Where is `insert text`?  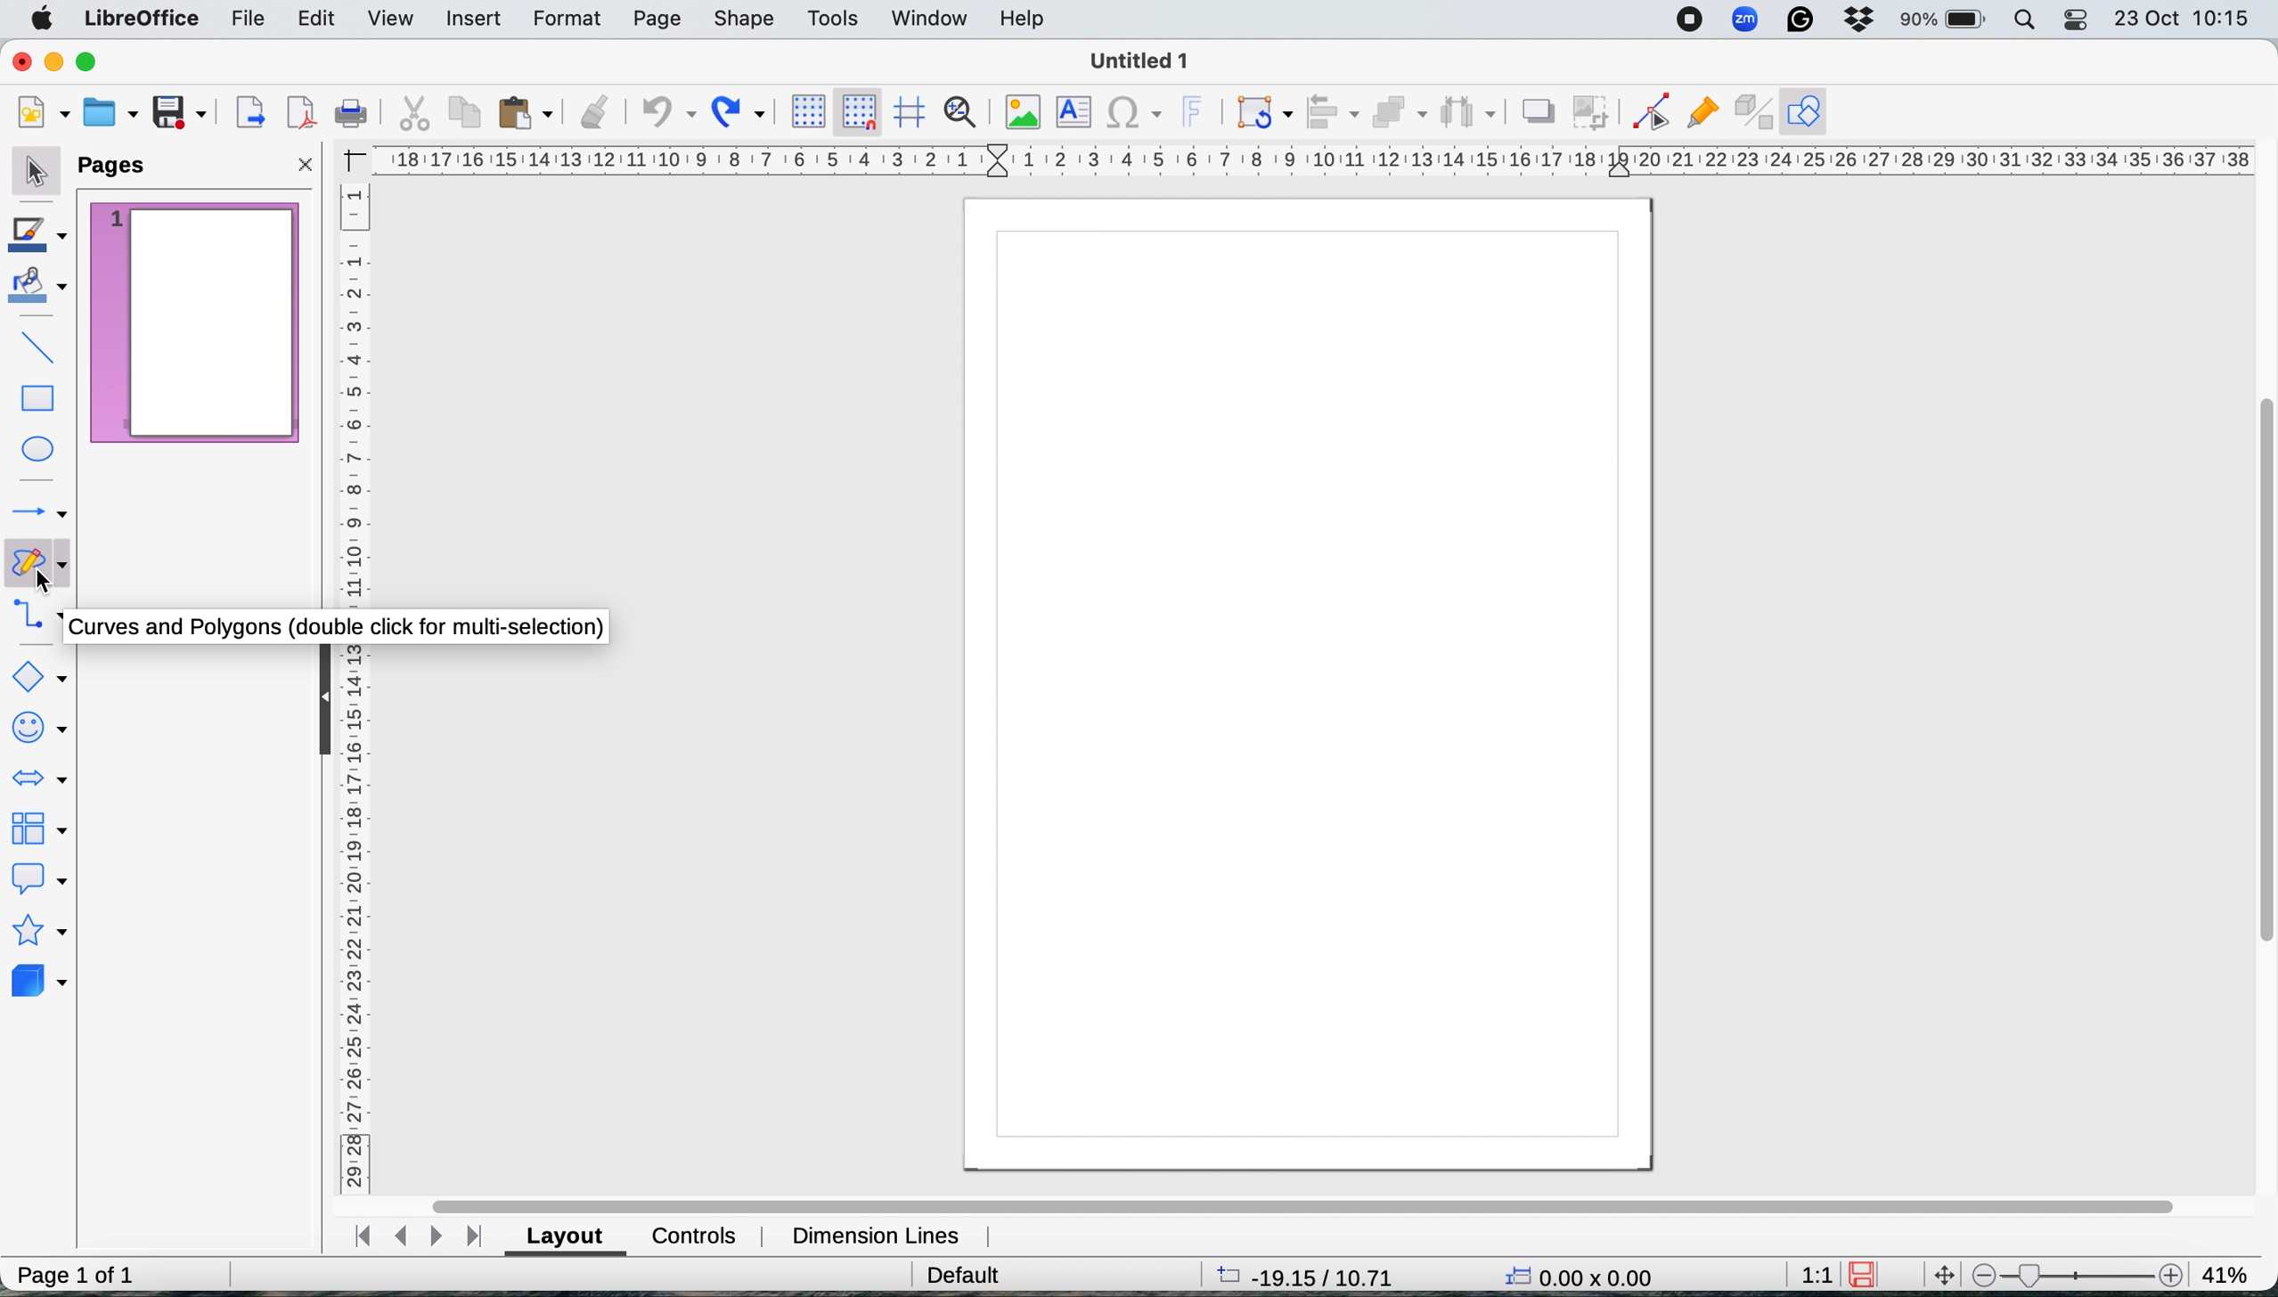
insert text is located at coordinates (1078, 112).